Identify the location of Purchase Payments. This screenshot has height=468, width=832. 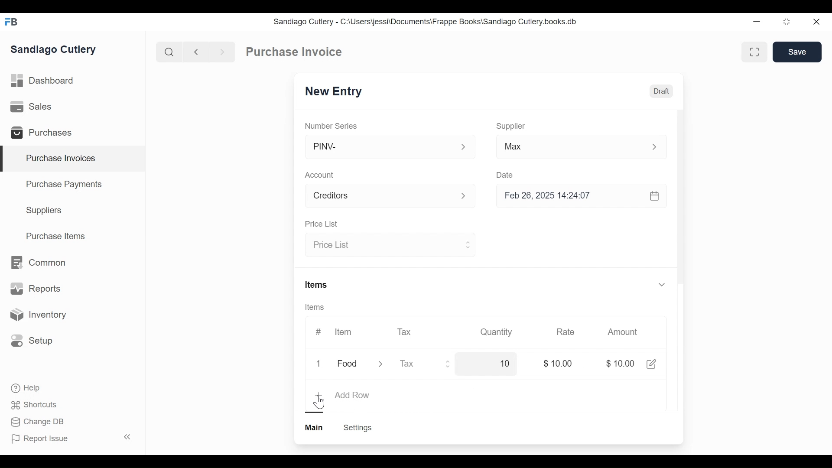
(65, 185).